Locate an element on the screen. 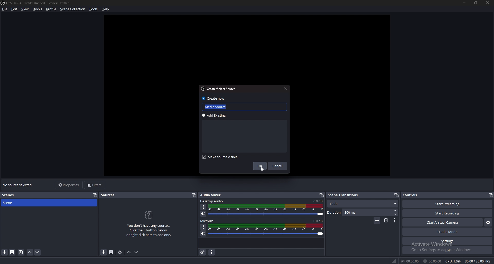 Image resolution: width=494 pixels, height=264 pixels. pop out is located at coordinates (94, 195).